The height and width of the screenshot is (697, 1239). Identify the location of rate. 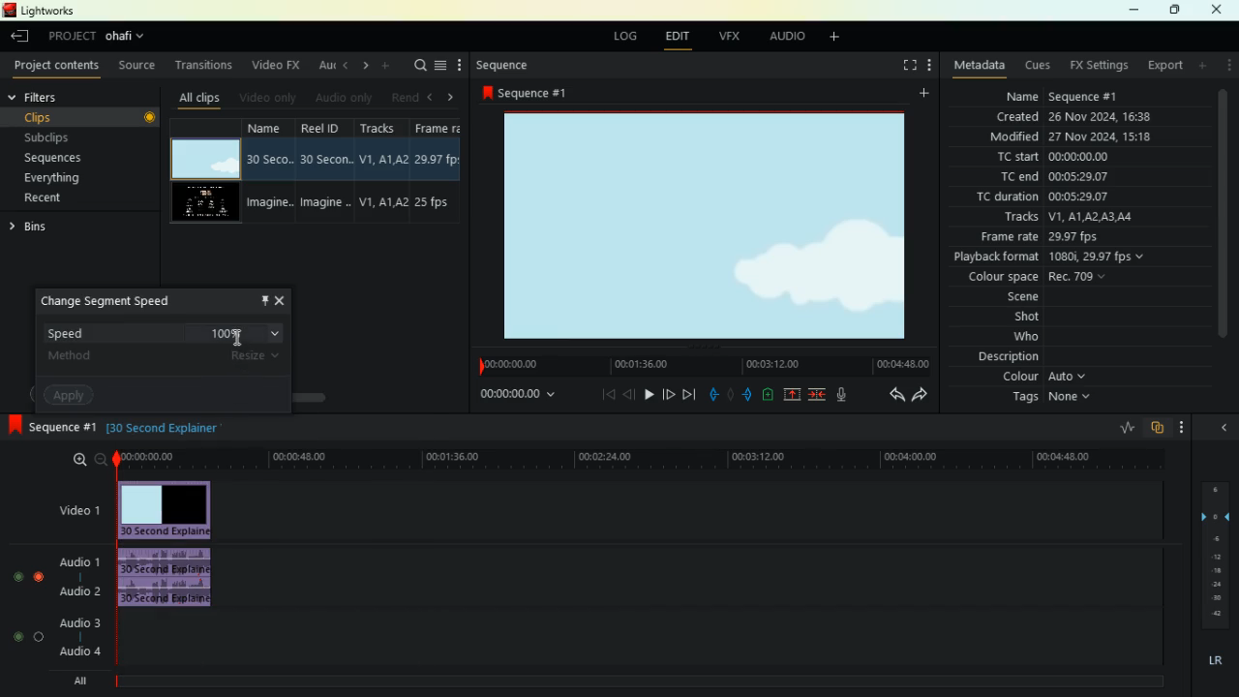
(1120, 429).